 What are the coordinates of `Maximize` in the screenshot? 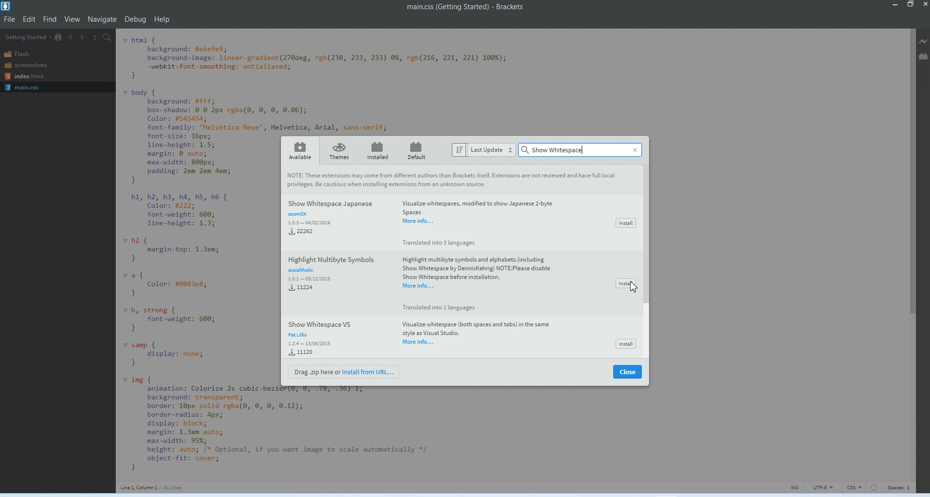 It's located at (911, 5).